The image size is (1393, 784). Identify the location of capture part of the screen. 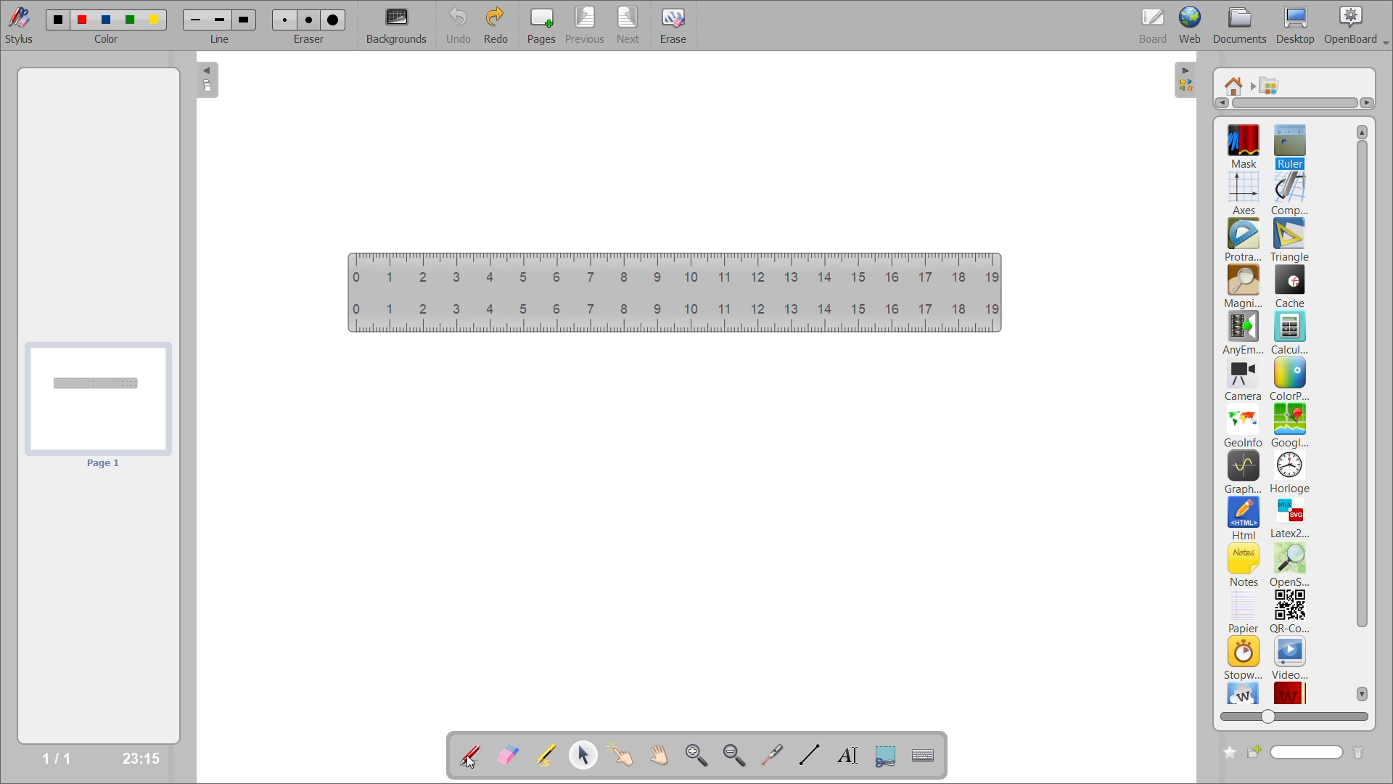
(889, 754).